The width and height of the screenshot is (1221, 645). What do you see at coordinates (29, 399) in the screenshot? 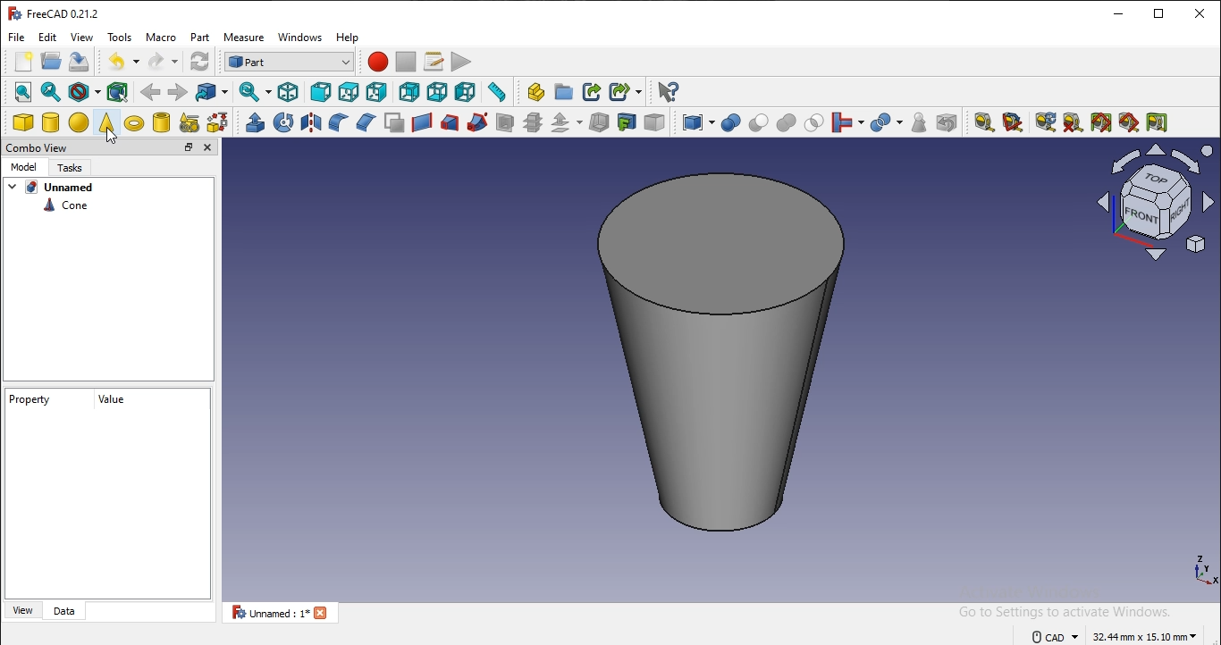
I see `property` at bounding box center [29, 399].